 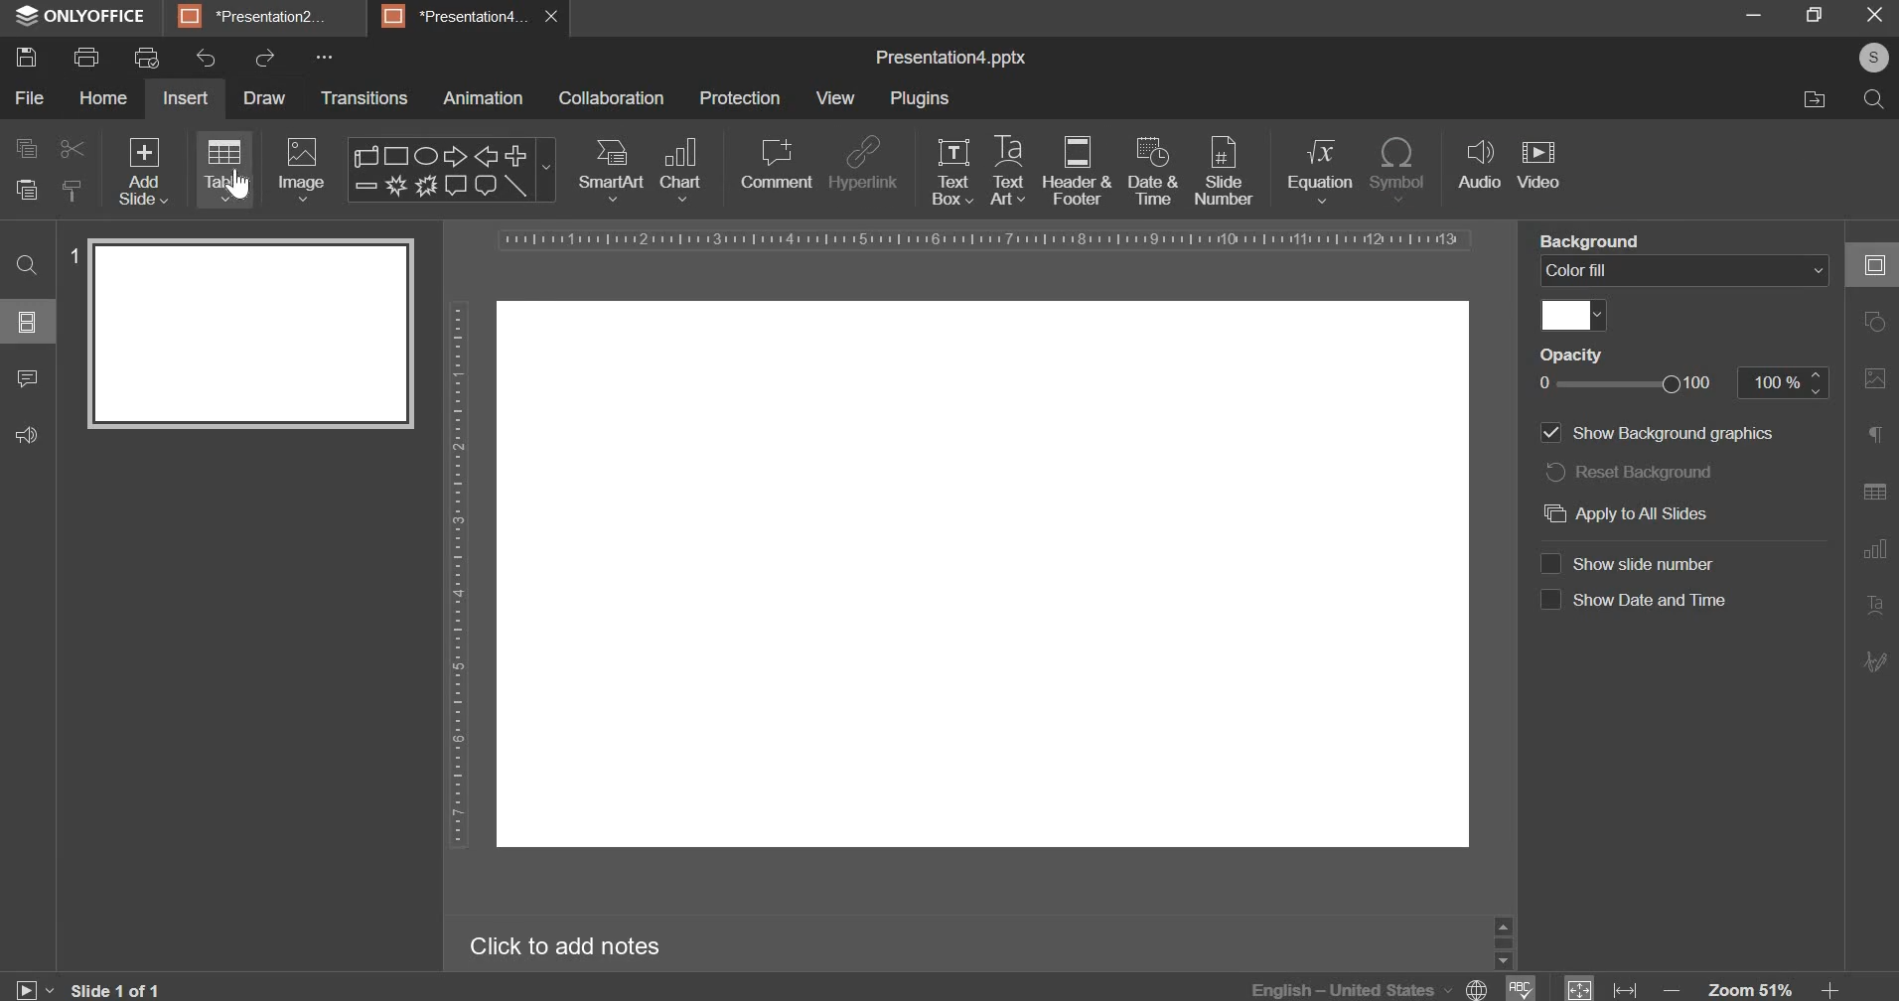 I want to click on copy style, so click(x=77, y=189).